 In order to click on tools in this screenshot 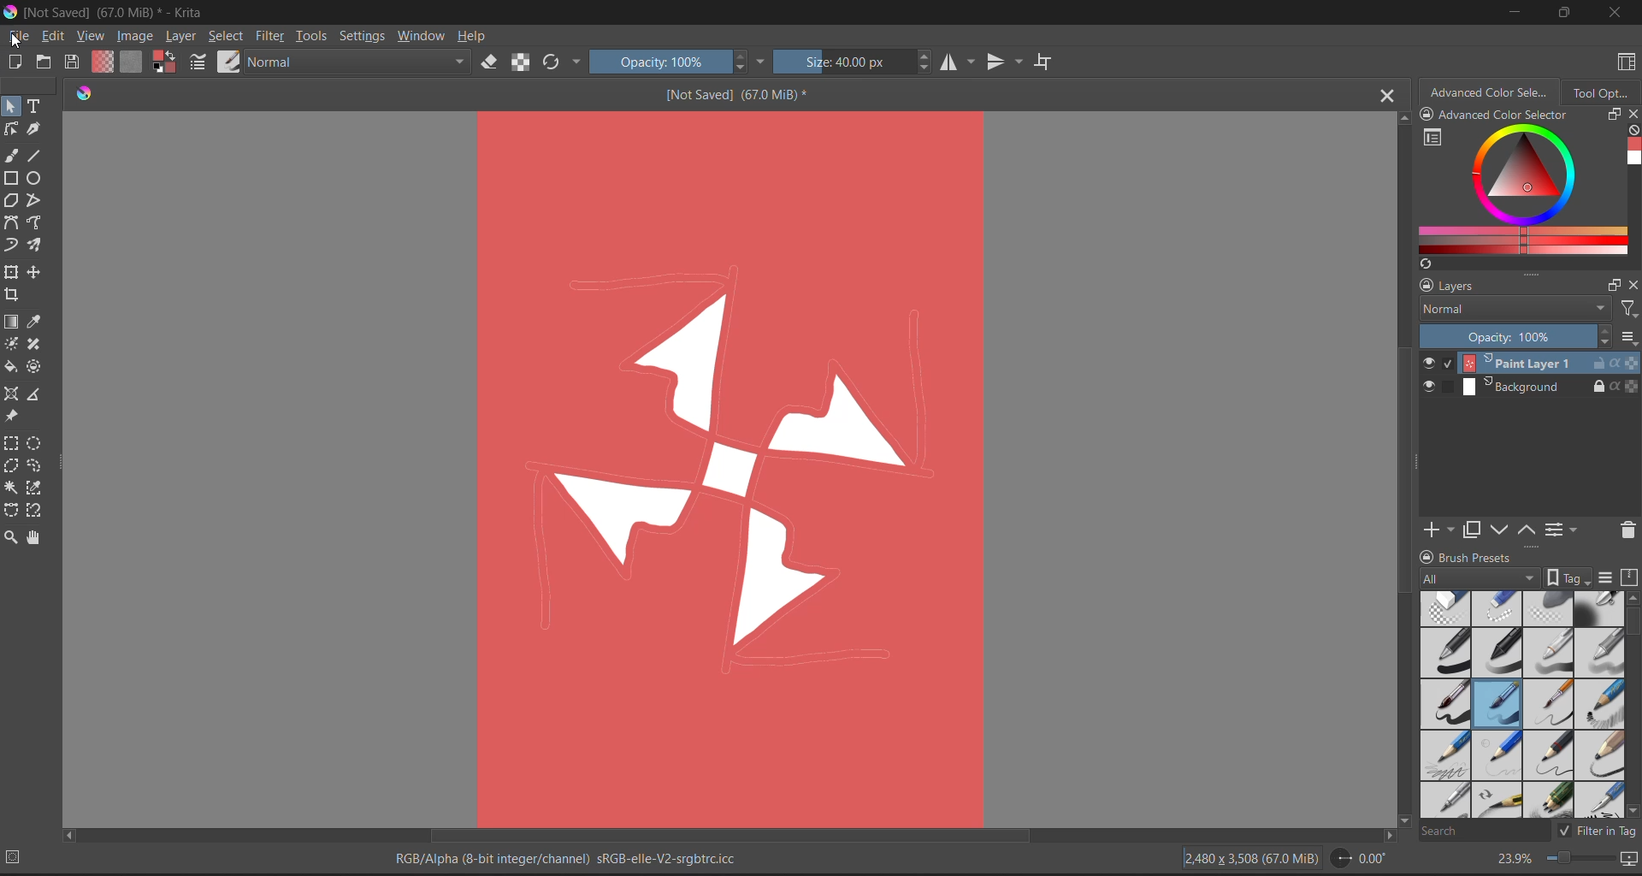, I will do `click(11, 178)`.